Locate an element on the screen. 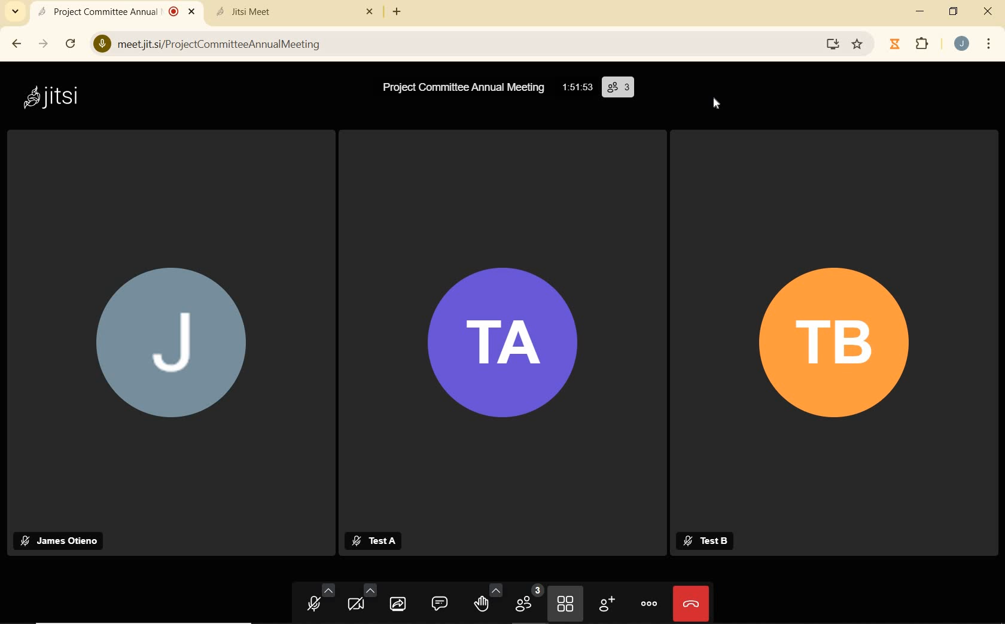  participant's Profile Picture is located at coordinates (170, 351).